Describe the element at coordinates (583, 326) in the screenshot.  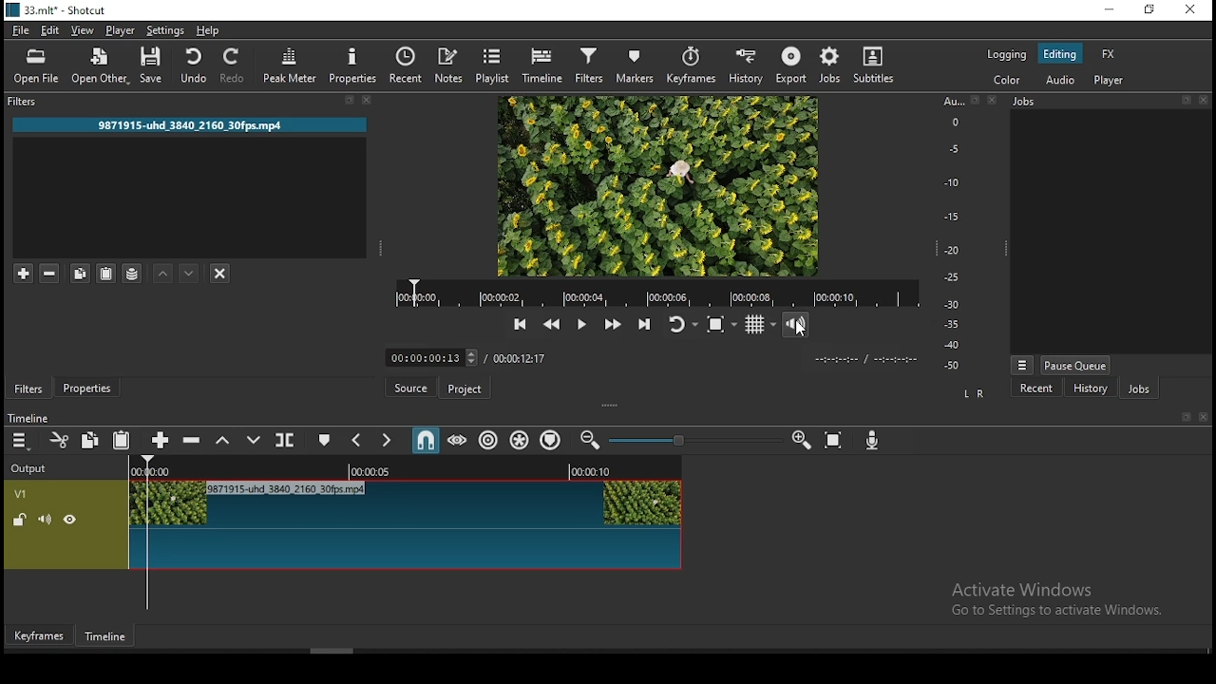
I see `play/pause` at that location.